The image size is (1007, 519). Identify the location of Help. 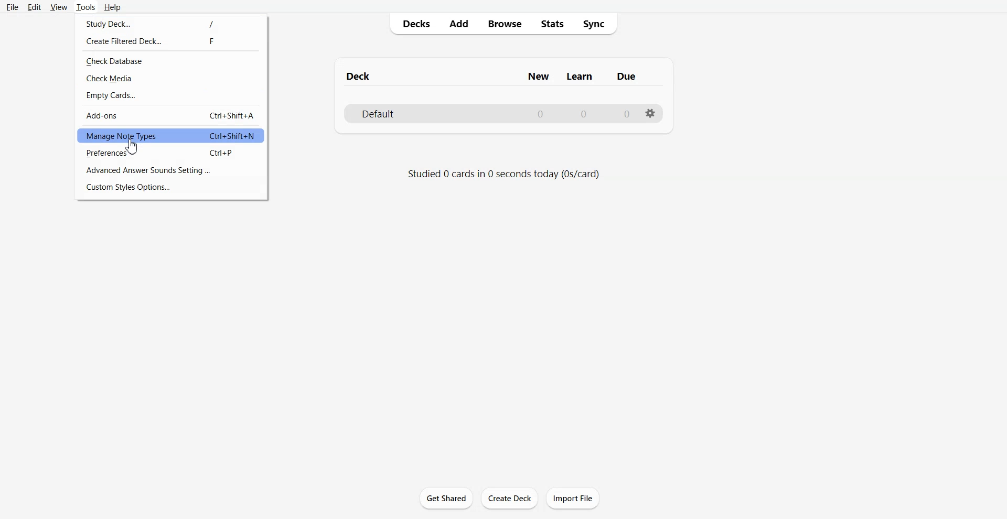
(112, 7).